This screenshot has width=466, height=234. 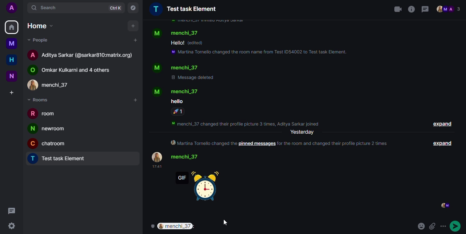 What do you see at coordinates (11, 225) in the screenshot?
I see `quick settings` at bounding box center [11, 225].